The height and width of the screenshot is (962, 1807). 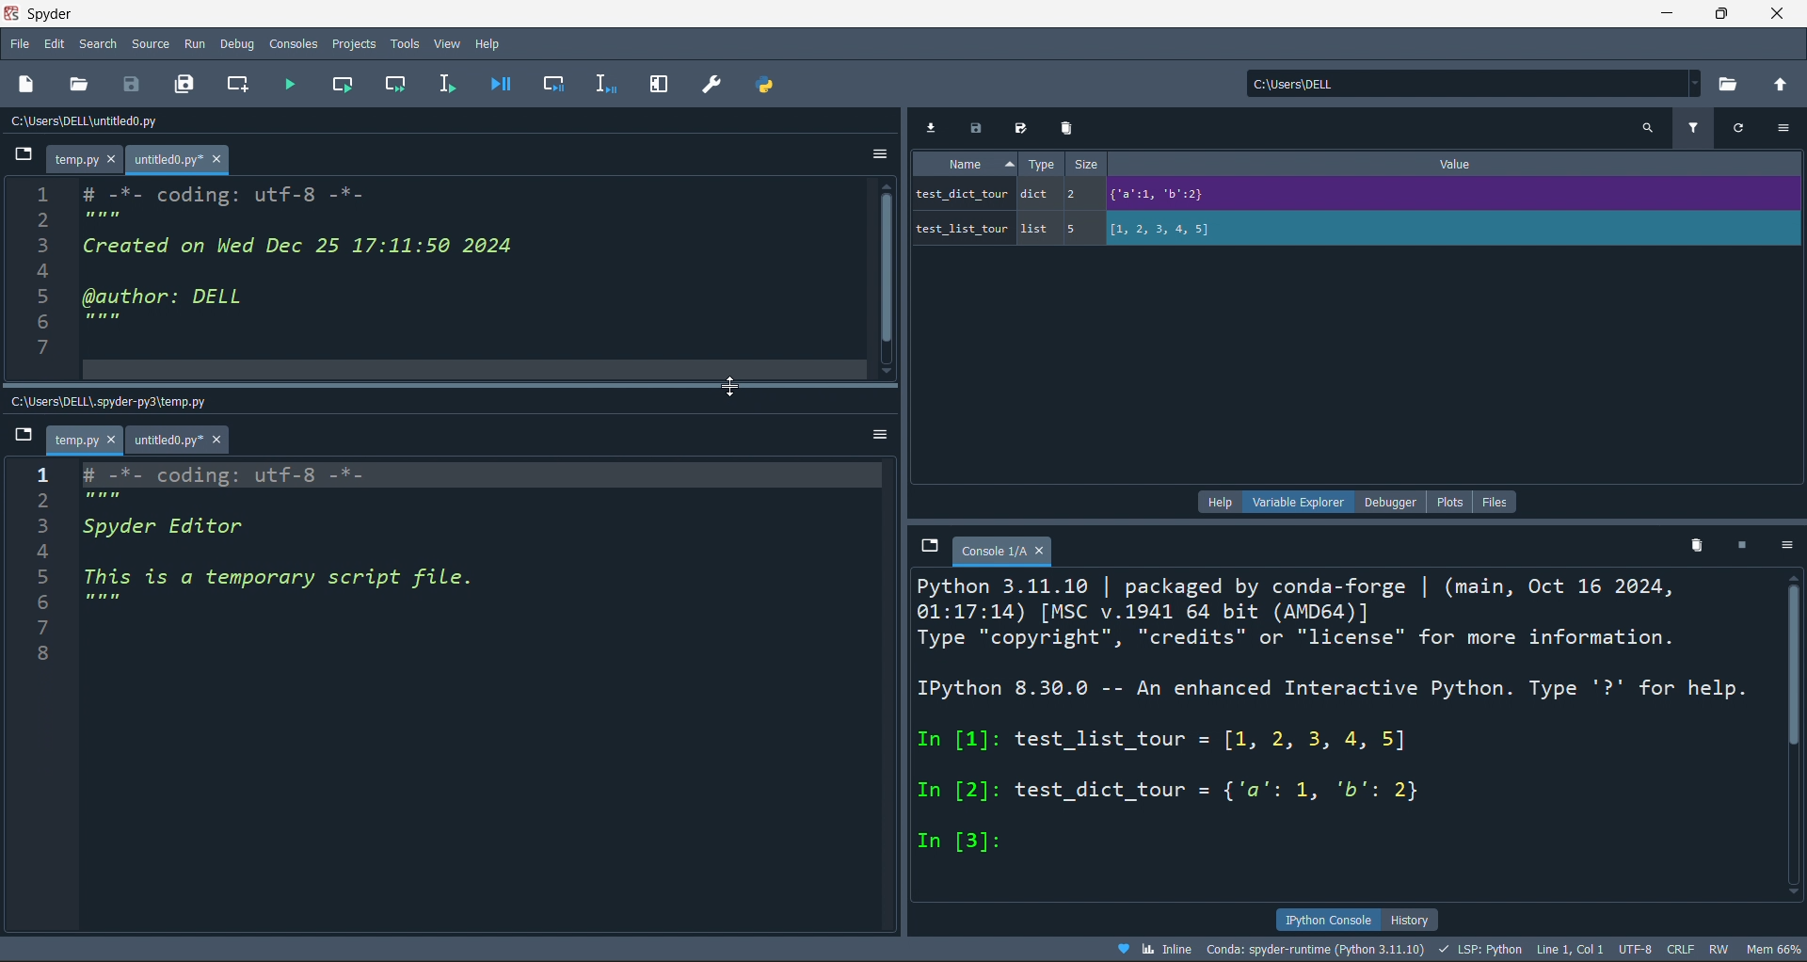 What do you see at coordinates (1786, 546) in the screenshot?
I see `options` at bounding box center [1786, 546].